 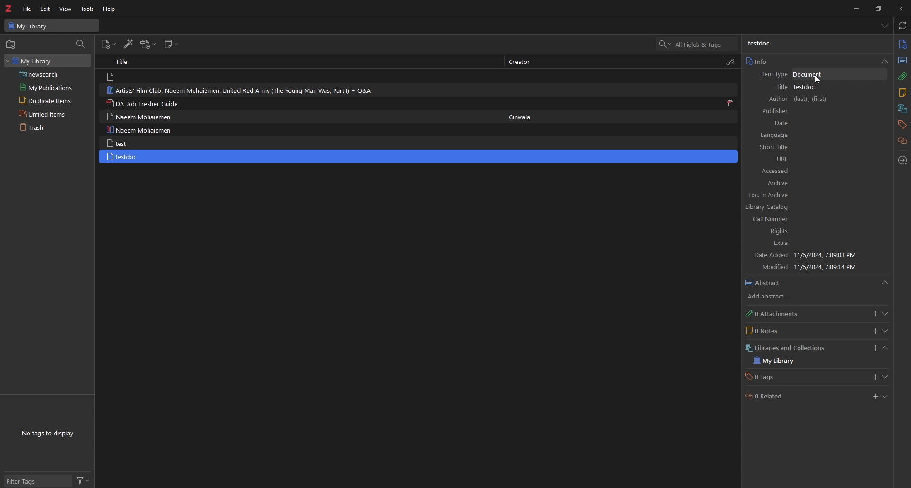 What do you see at coordinates (789, 297) in the screenshot?
I see `add abstract` at bounding box center [789, 297].